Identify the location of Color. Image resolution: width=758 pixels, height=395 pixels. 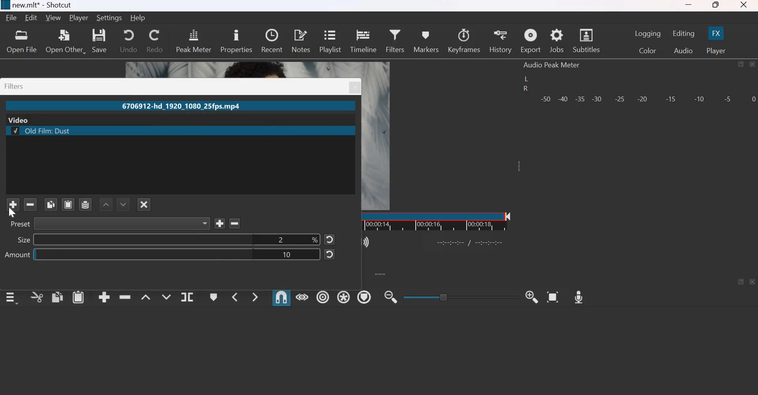
(647, 50).